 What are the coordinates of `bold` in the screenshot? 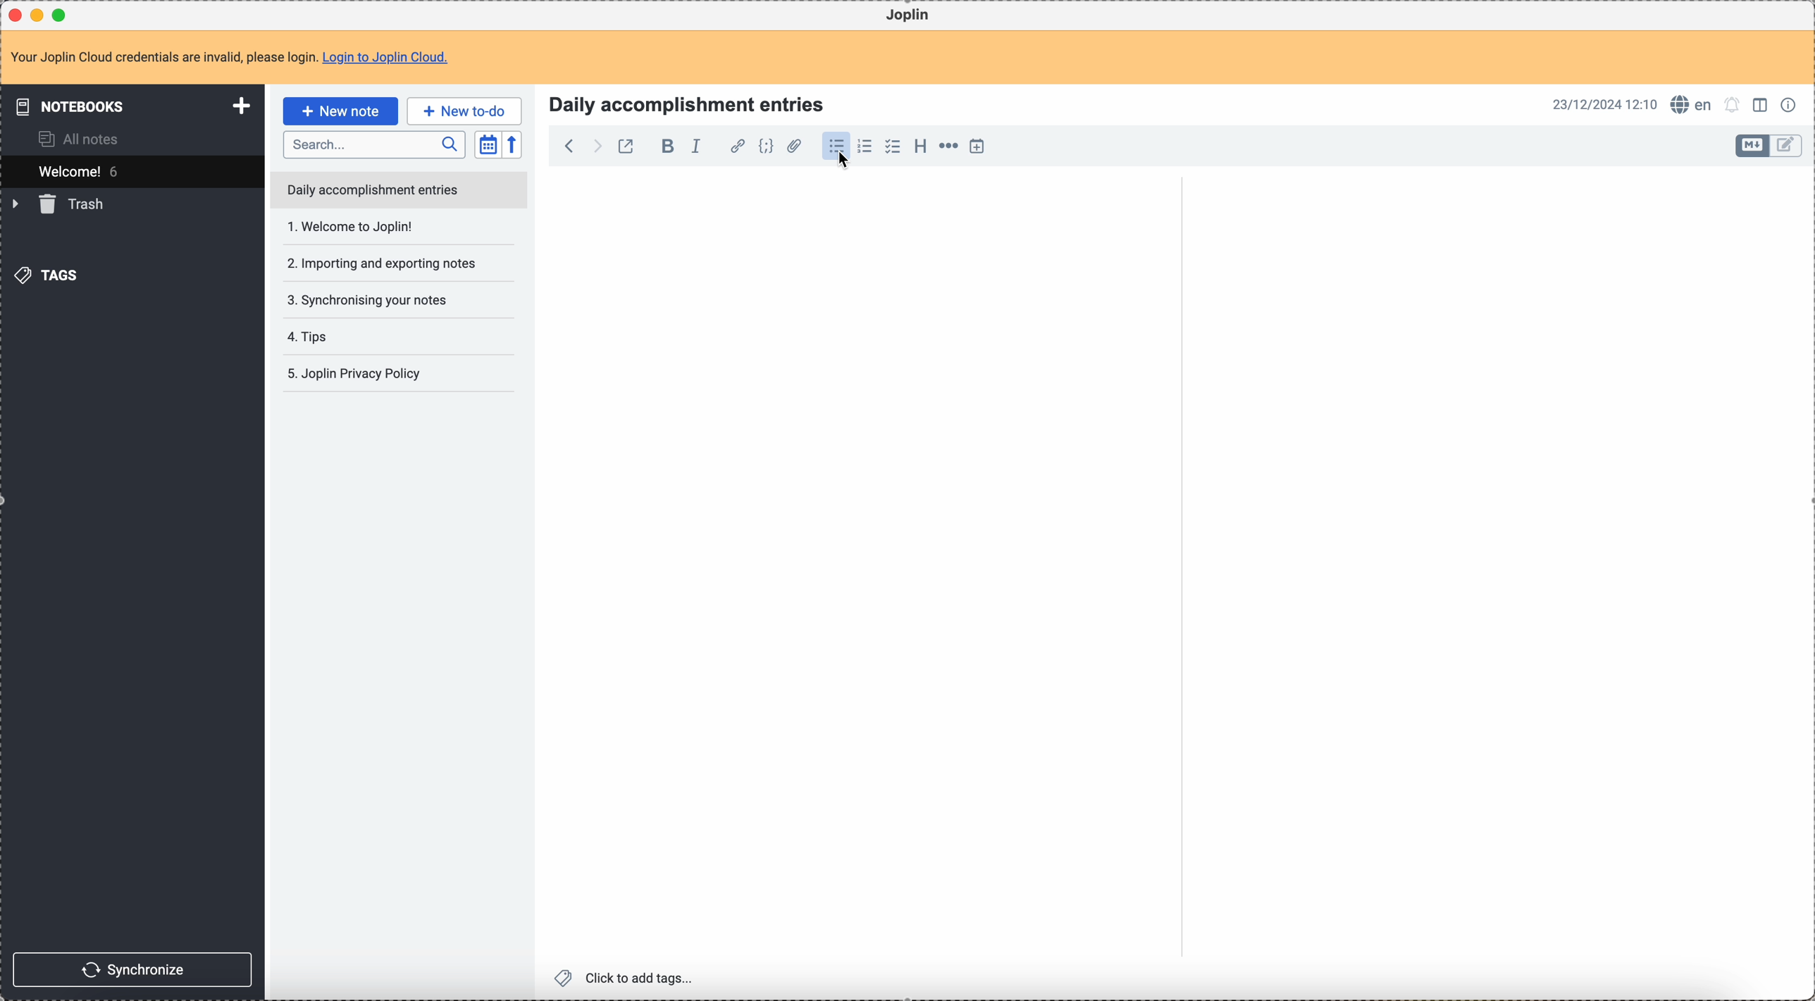 It's located at (664, 147).